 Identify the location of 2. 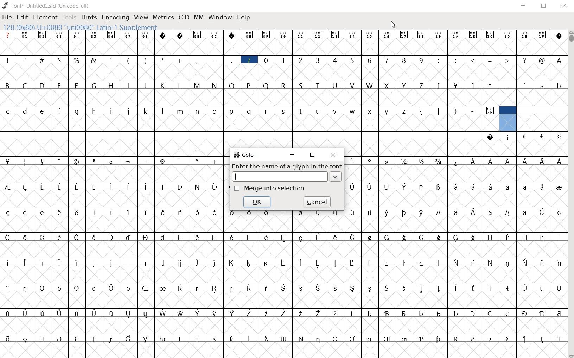
(301, 60).